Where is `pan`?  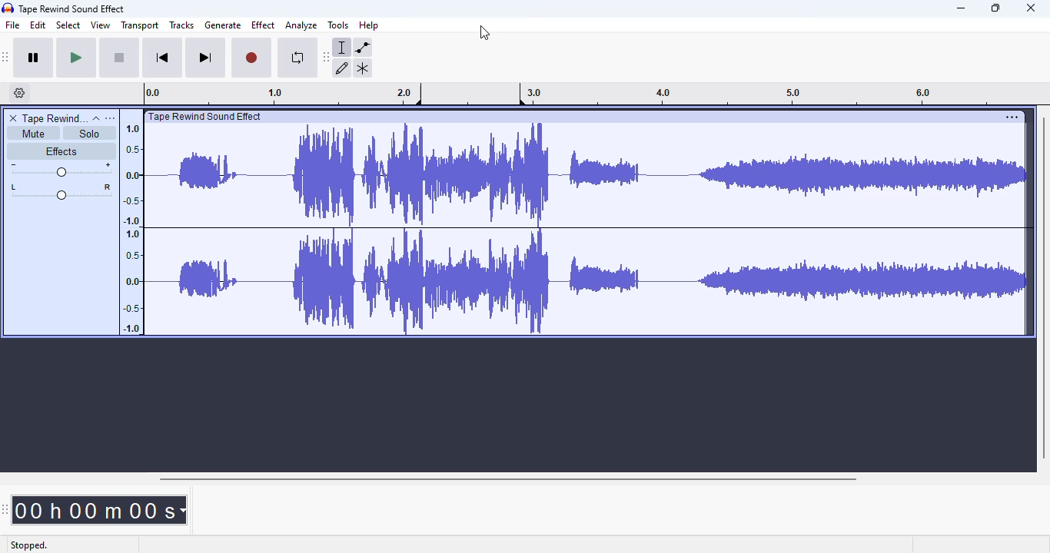 pan is located at coordinates (60, 193).